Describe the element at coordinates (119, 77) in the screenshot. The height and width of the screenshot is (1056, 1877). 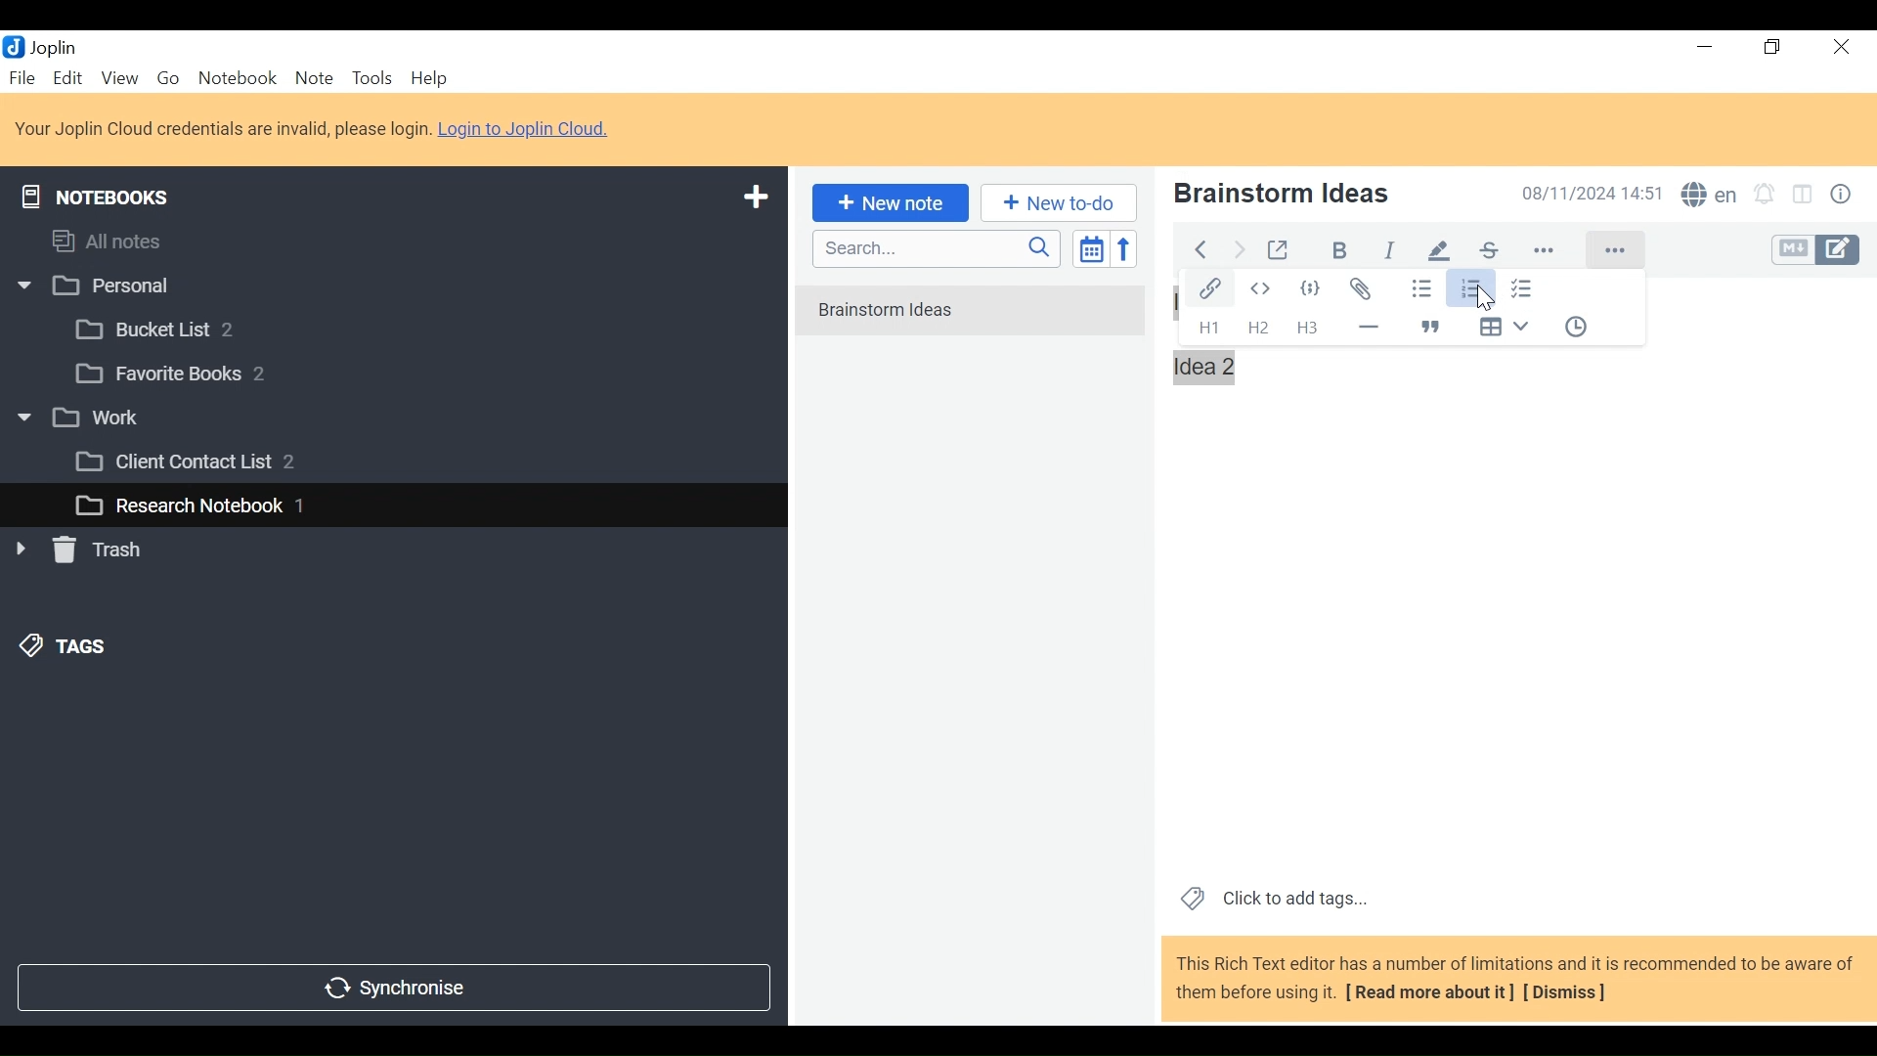
I see `View` at that location.